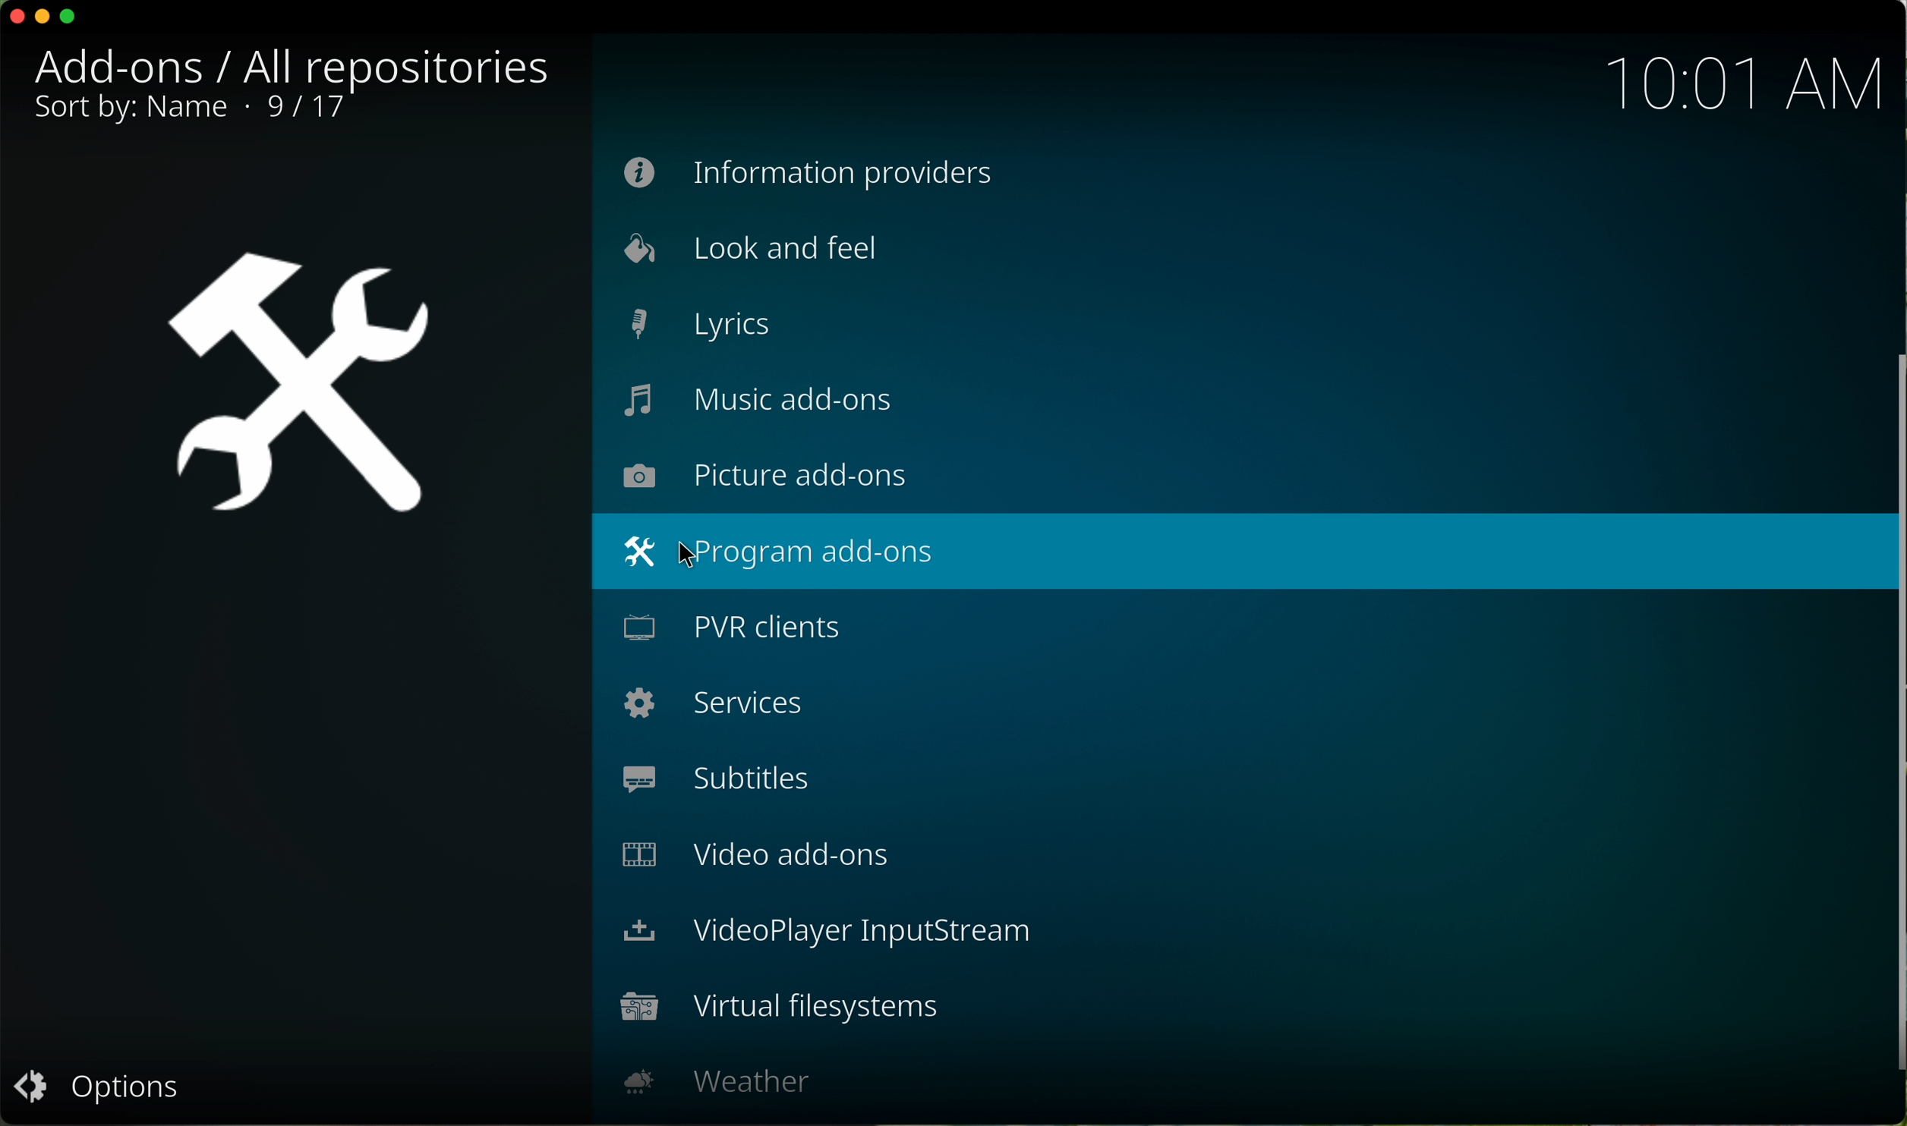 Image resolution: width=1907 pixels, height=1126 pixels. Describe the element at coordinates (1745, 83) in the screenshot. I see `10:01 AM` at that location.